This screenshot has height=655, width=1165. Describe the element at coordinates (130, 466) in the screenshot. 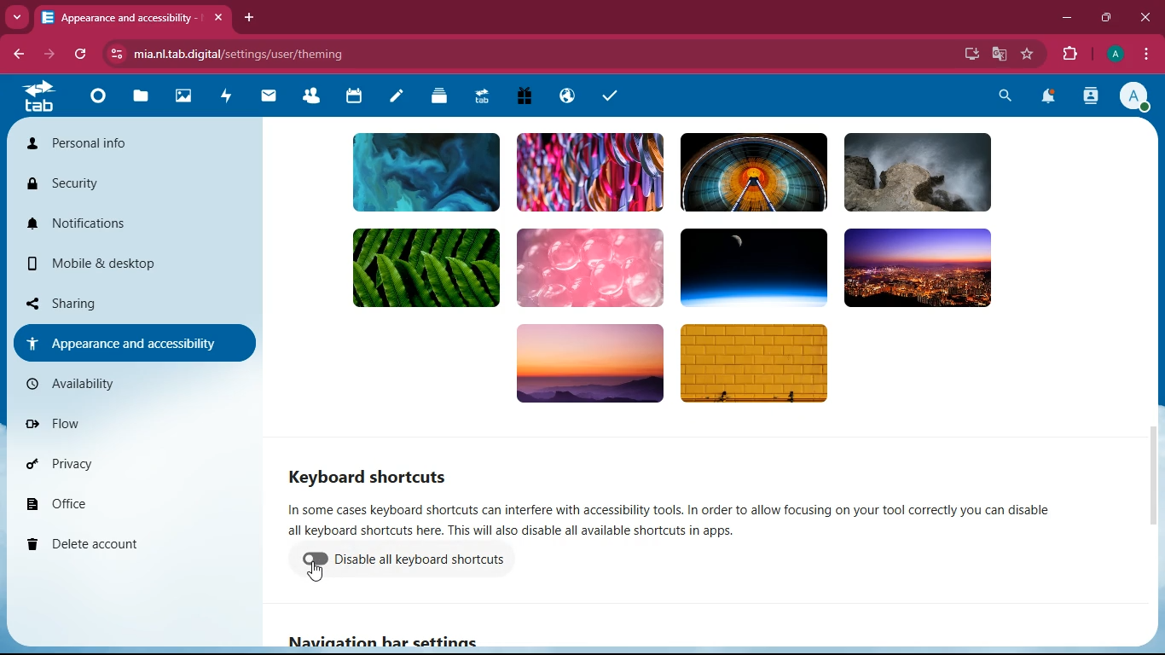

I see `privacy` at that location.